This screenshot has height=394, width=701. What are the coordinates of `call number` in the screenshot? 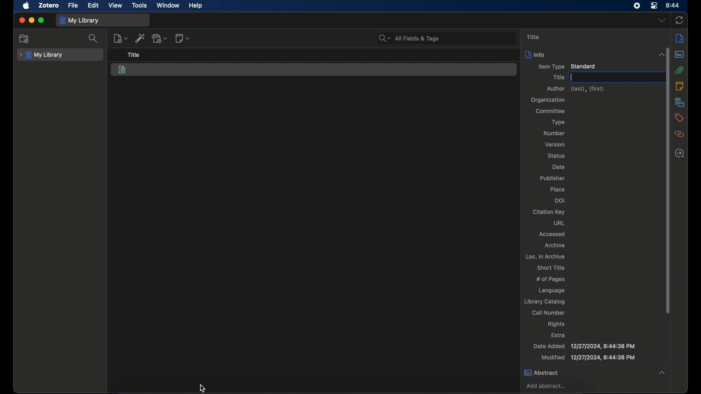 It's located at (548, 313).